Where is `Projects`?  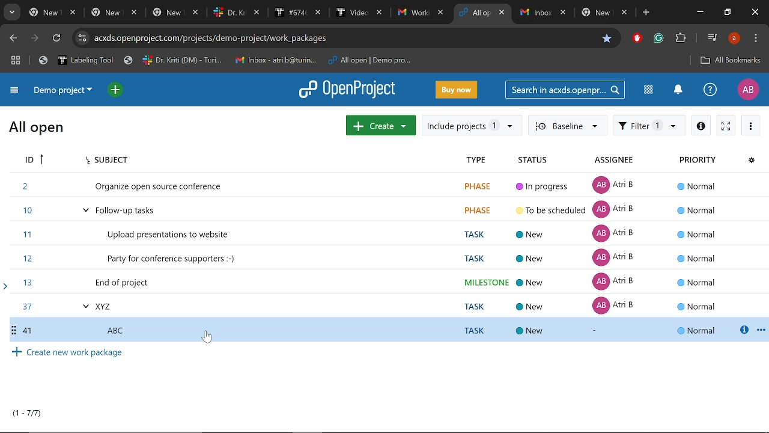 Projects is located at coordinates (141, 247).